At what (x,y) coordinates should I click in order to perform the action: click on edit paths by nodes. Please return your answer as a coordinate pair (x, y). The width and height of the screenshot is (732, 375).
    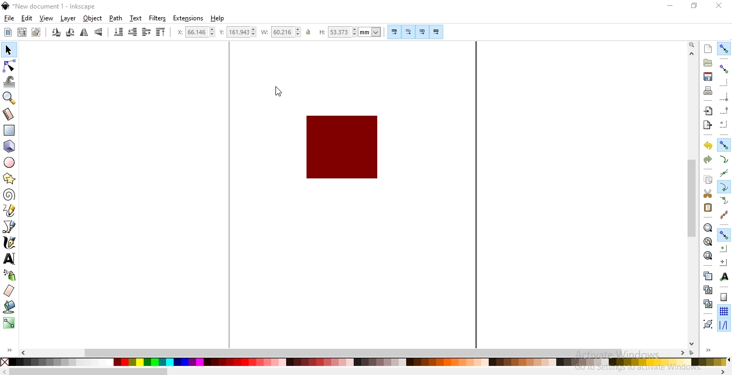
    Looking at the image, I should click on (10, 65).